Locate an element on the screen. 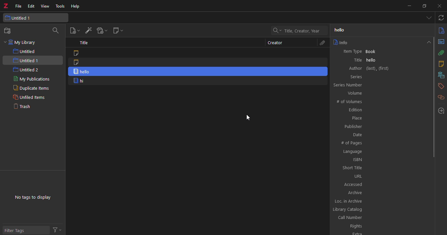 This screenshot has height=235, width=447. info is located at coordinates (441, 30).